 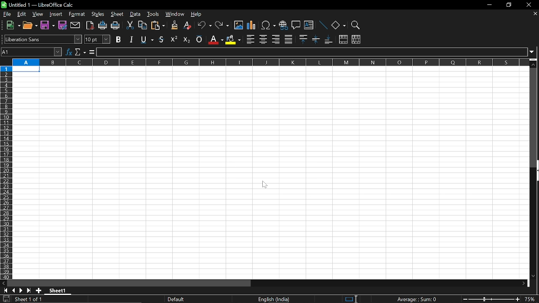 What do you see at coordinates (32, 52) in the screenshot?
I see `name box` at bounding box center [32, 52].